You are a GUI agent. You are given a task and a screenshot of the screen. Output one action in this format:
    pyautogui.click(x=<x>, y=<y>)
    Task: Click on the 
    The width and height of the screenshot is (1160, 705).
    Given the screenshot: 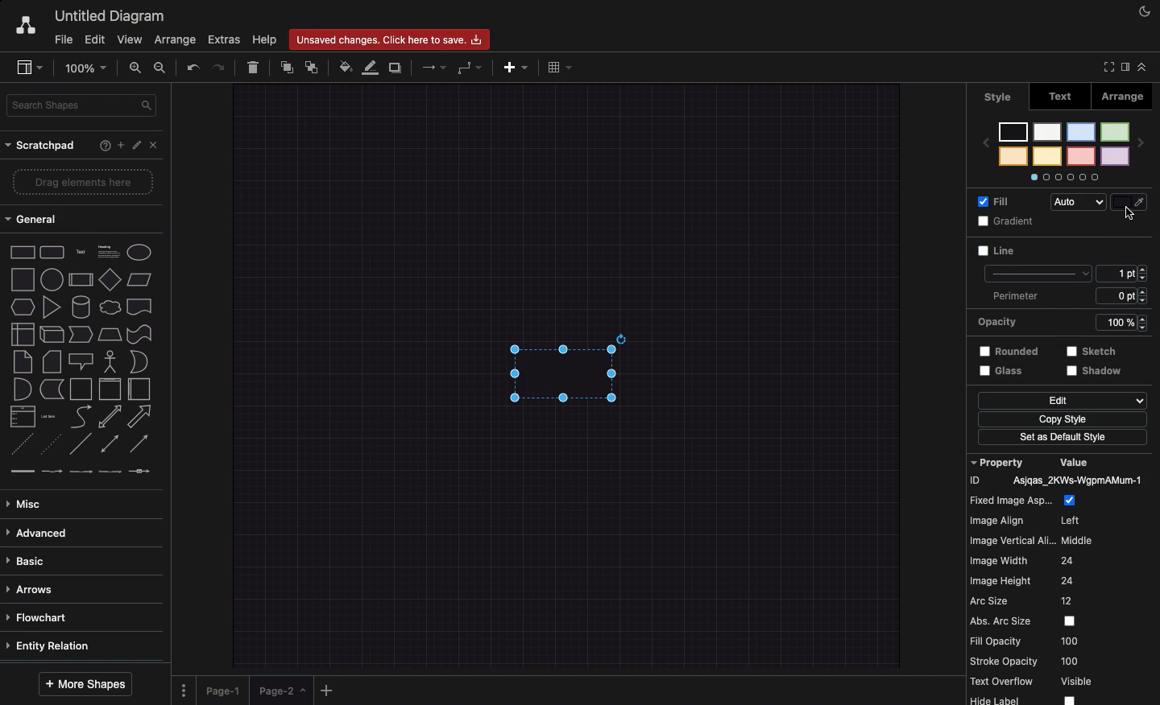 What is the action you would take?
    pyautogui.click(x=110, y=279)
    